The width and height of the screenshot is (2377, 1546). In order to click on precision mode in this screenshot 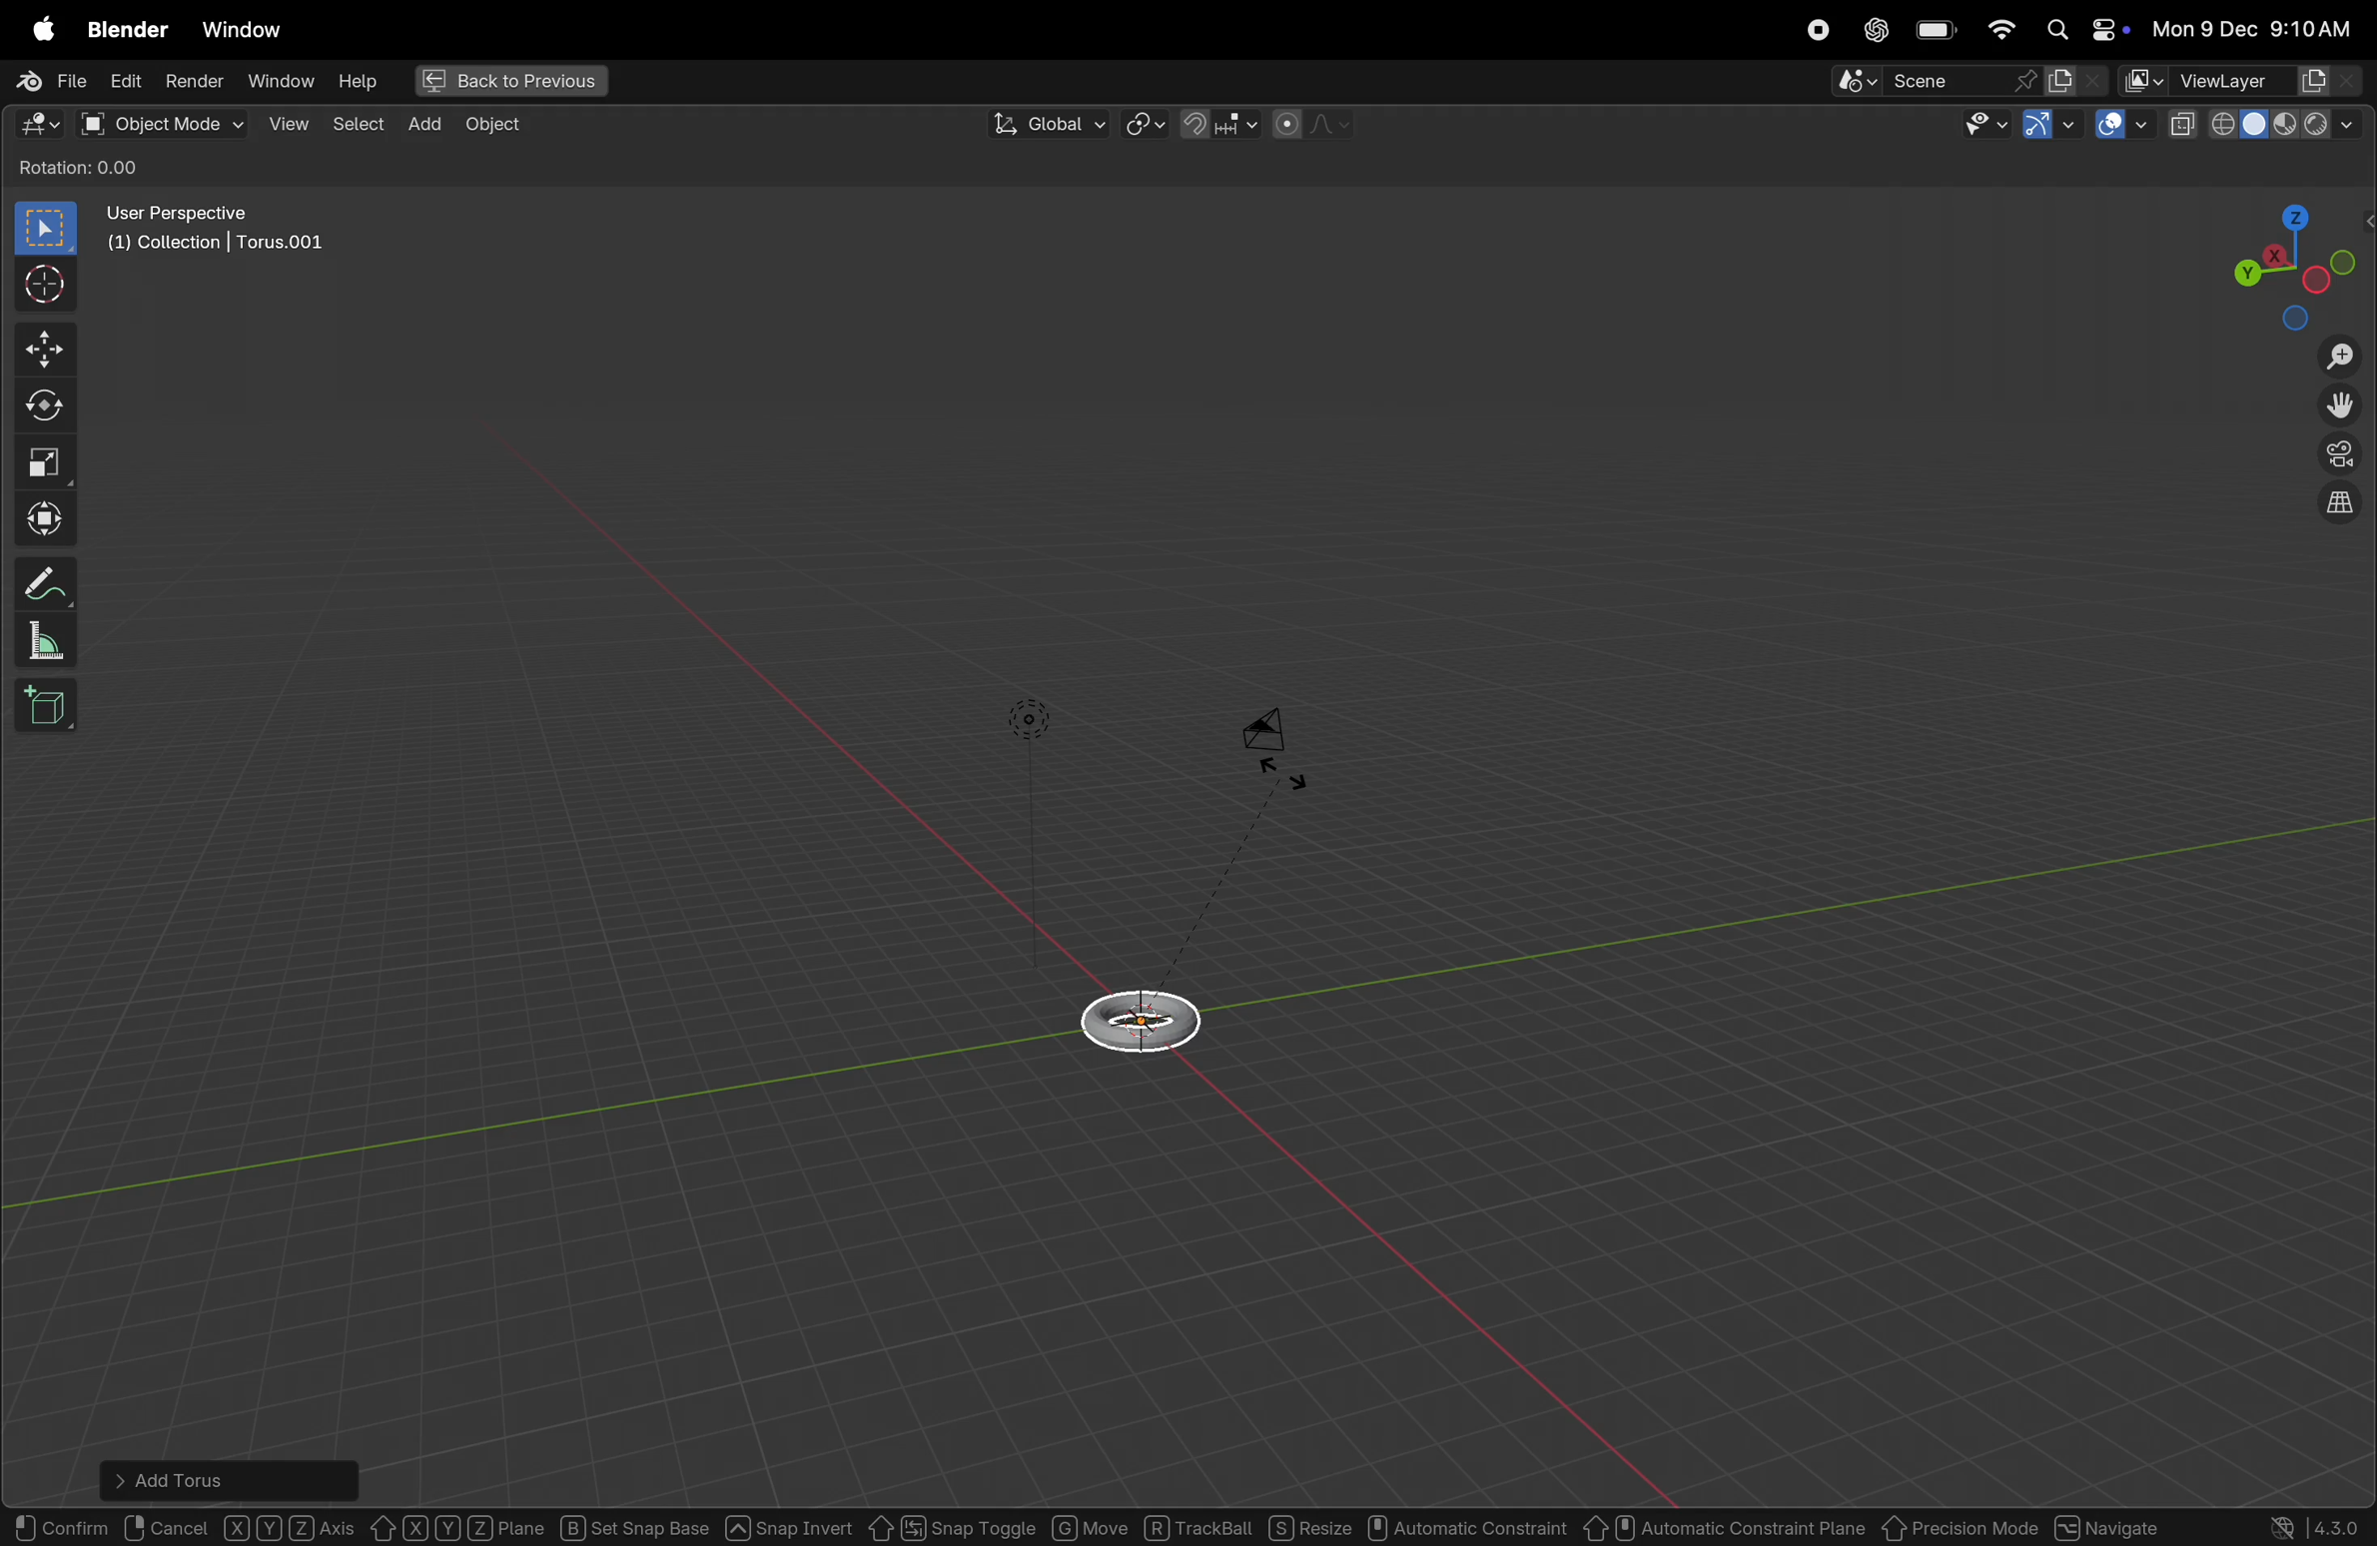, I will do `click(1961, 1524)`.